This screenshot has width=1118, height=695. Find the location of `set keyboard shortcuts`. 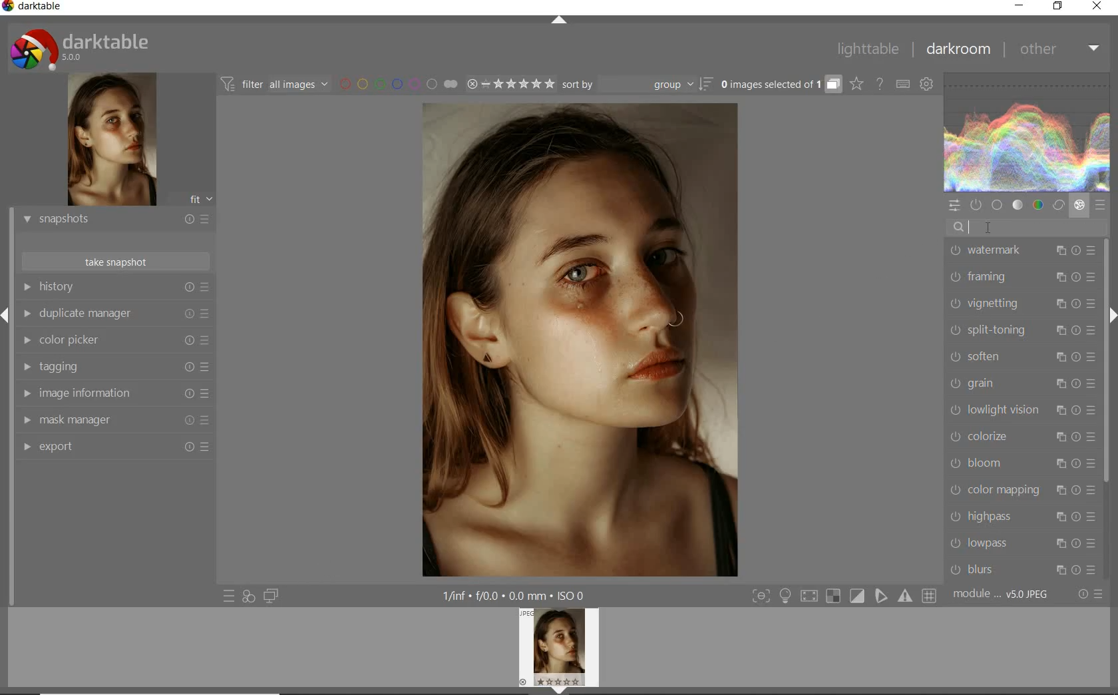

set keyboard shortcuts is located at coordinates (902, 85).